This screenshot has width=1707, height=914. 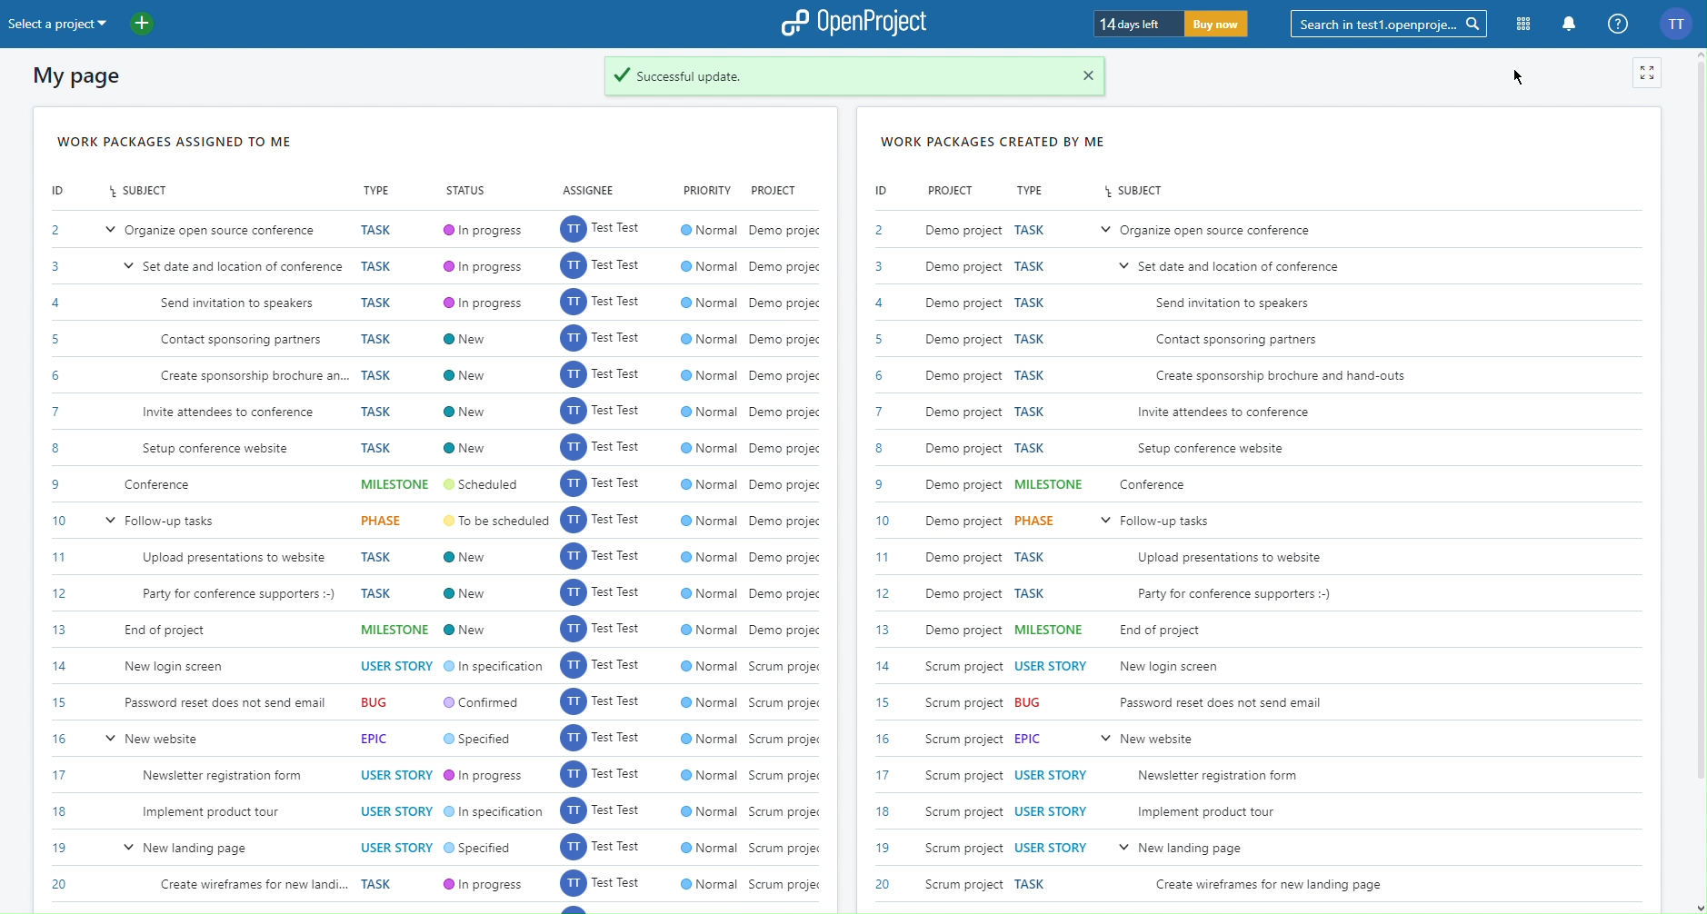 I want to click on Scrum Project, so click(x=966, y=771).